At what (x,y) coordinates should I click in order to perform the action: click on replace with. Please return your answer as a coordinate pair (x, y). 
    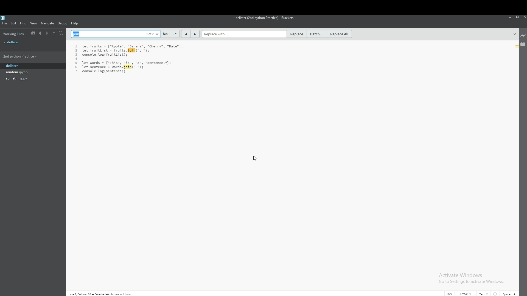
    Looking at the image, I should click on (244, 34).